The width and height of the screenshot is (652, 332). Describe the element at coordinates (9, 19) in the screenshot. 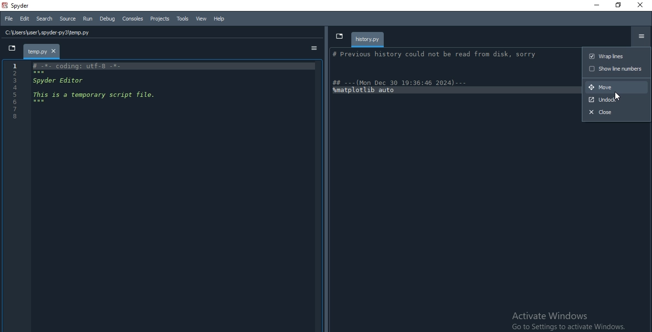

I see `File ` at that location.